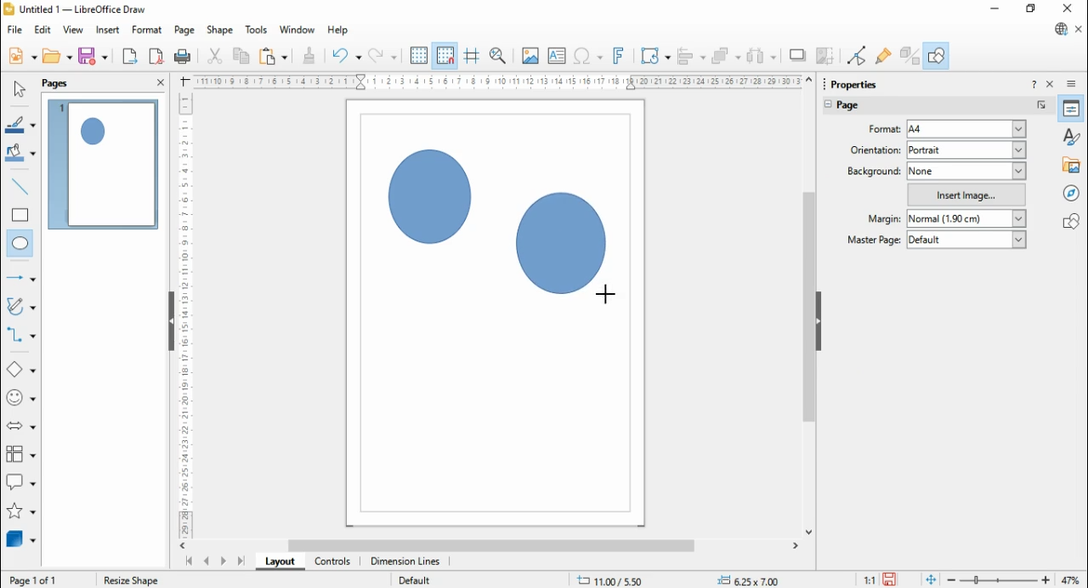 The height and width of the screenshot is (588, 1088). Describe the element at coordinates (309, 55) in the screenshot. I see `clone formatting` at that location.